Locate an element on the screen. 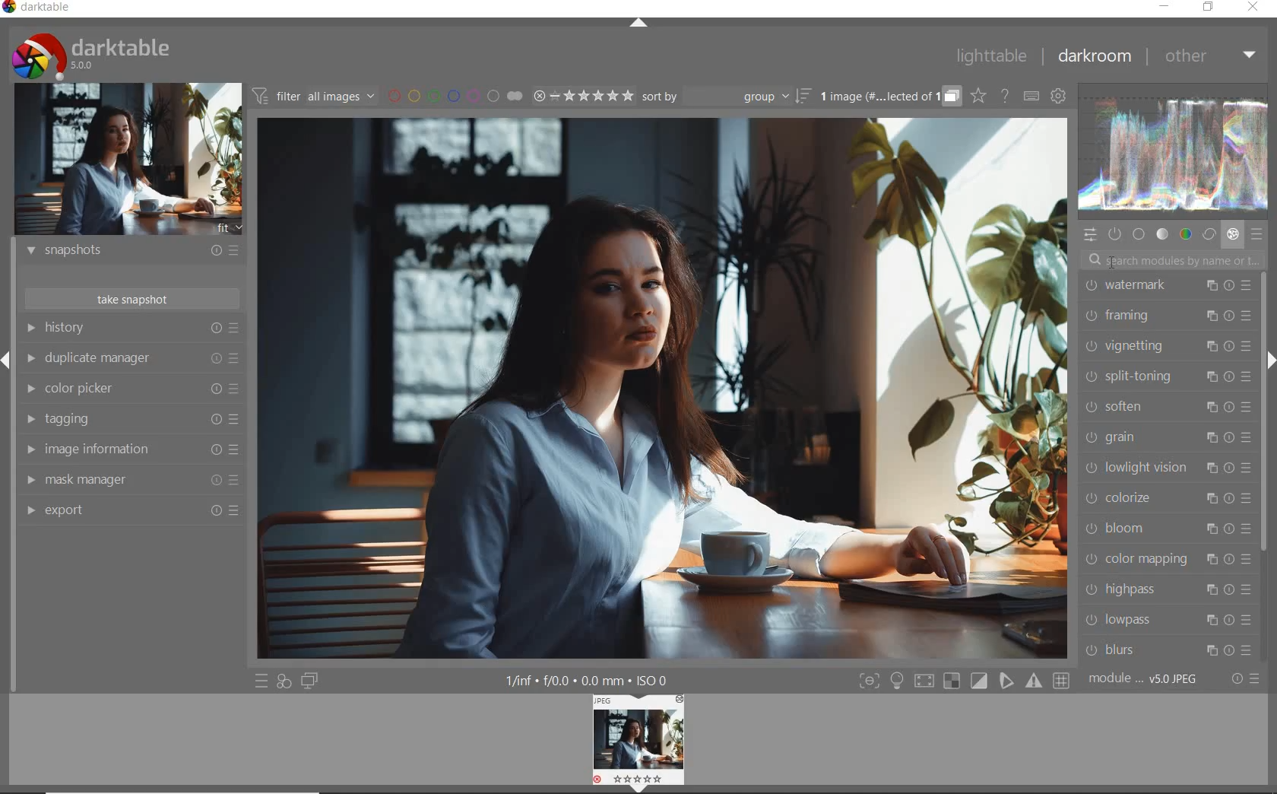 The width and height of the screenshot is (1277, 794). darkroom is located at coordinates (1096, 57).